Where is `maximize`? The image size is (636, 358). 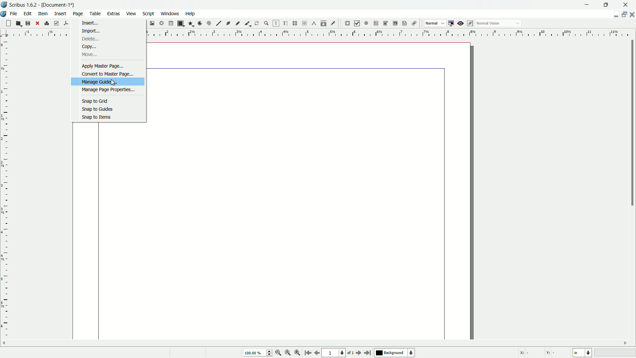
maximize is located at coordinates (607, 4).